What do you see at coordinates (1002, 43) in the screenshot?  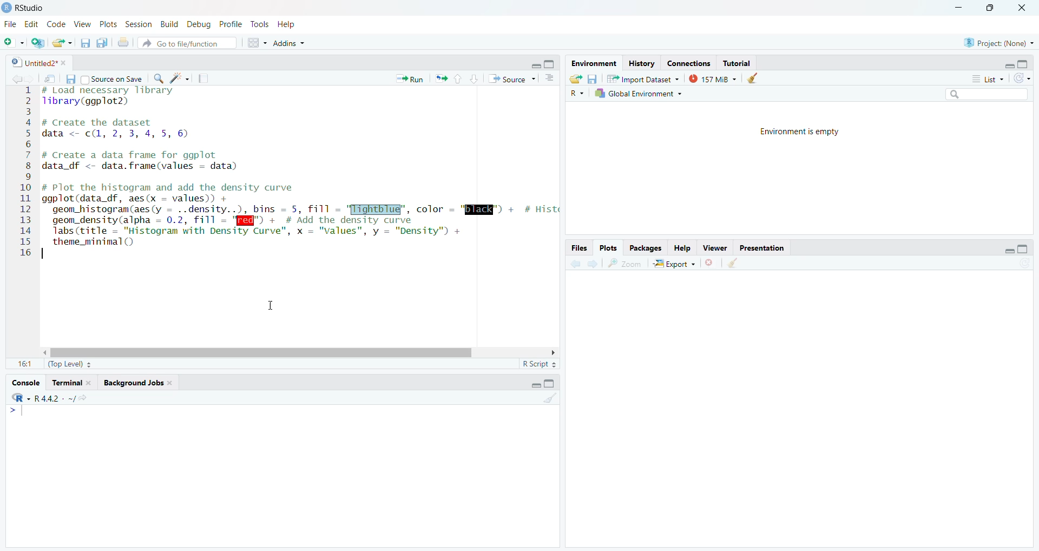 I see `Project(None)` at bounding box center [1002, 43].